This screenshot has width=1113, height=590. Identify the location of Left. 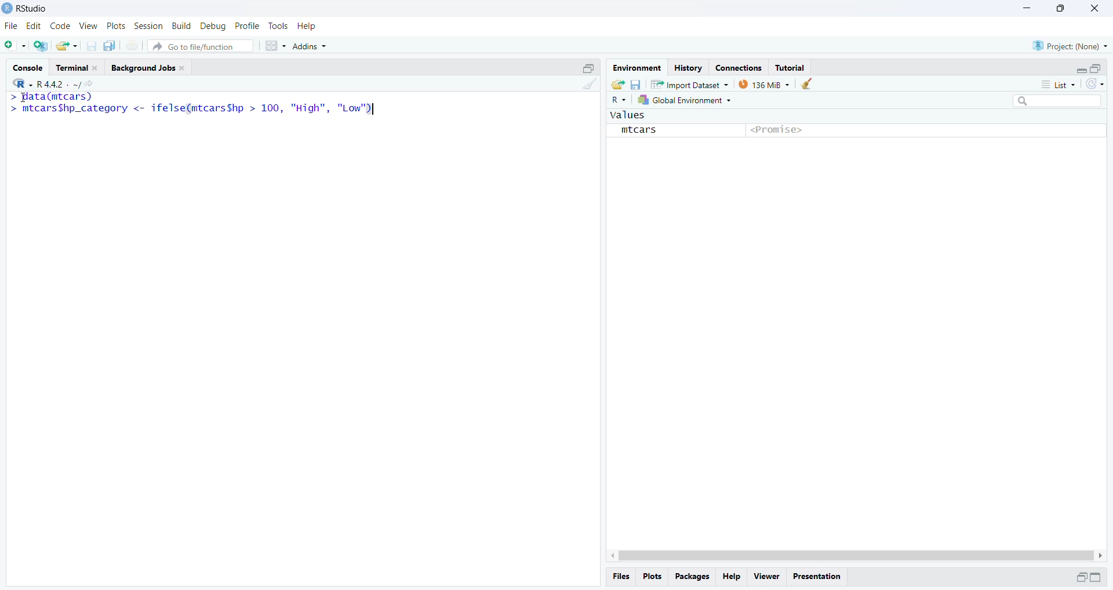
(608, 553).